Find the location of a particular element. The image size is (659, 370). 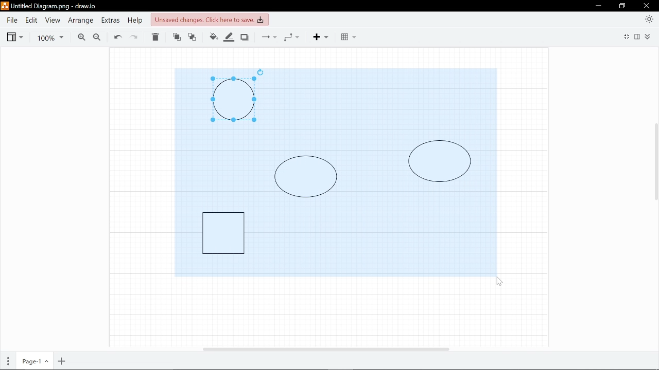

View is located at coordinates (14, 36).